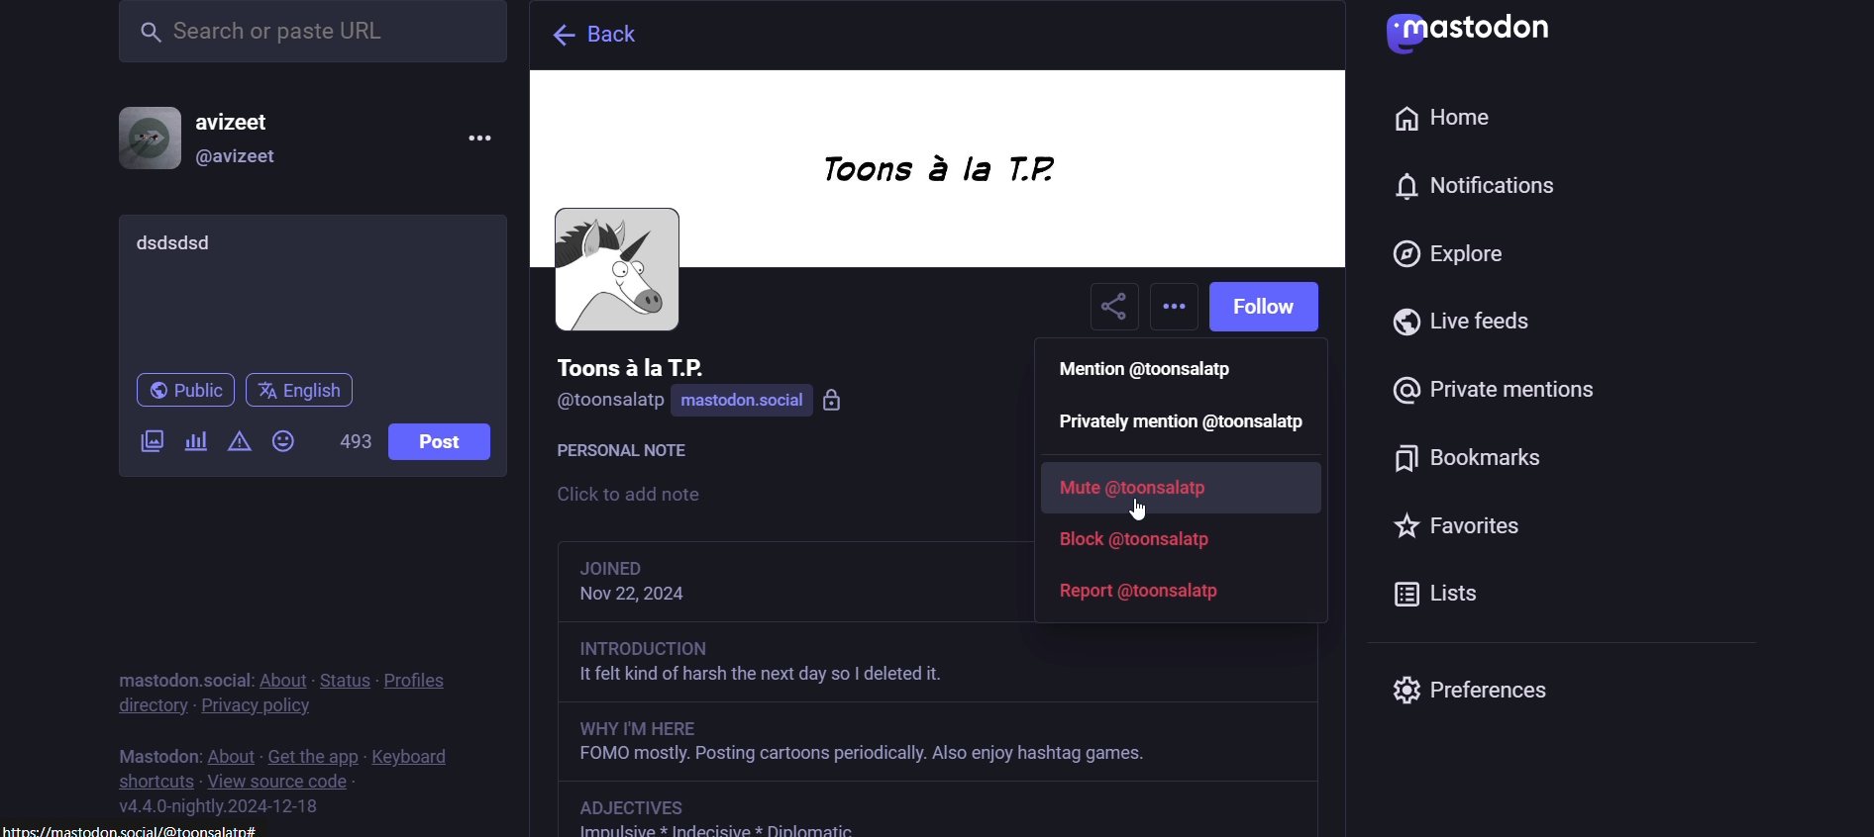 This screenshot has height=837, width=1874. What do you see at coordinates (248, 161) in the screenshot?
I see `@username` at bounding box center [248, 161].